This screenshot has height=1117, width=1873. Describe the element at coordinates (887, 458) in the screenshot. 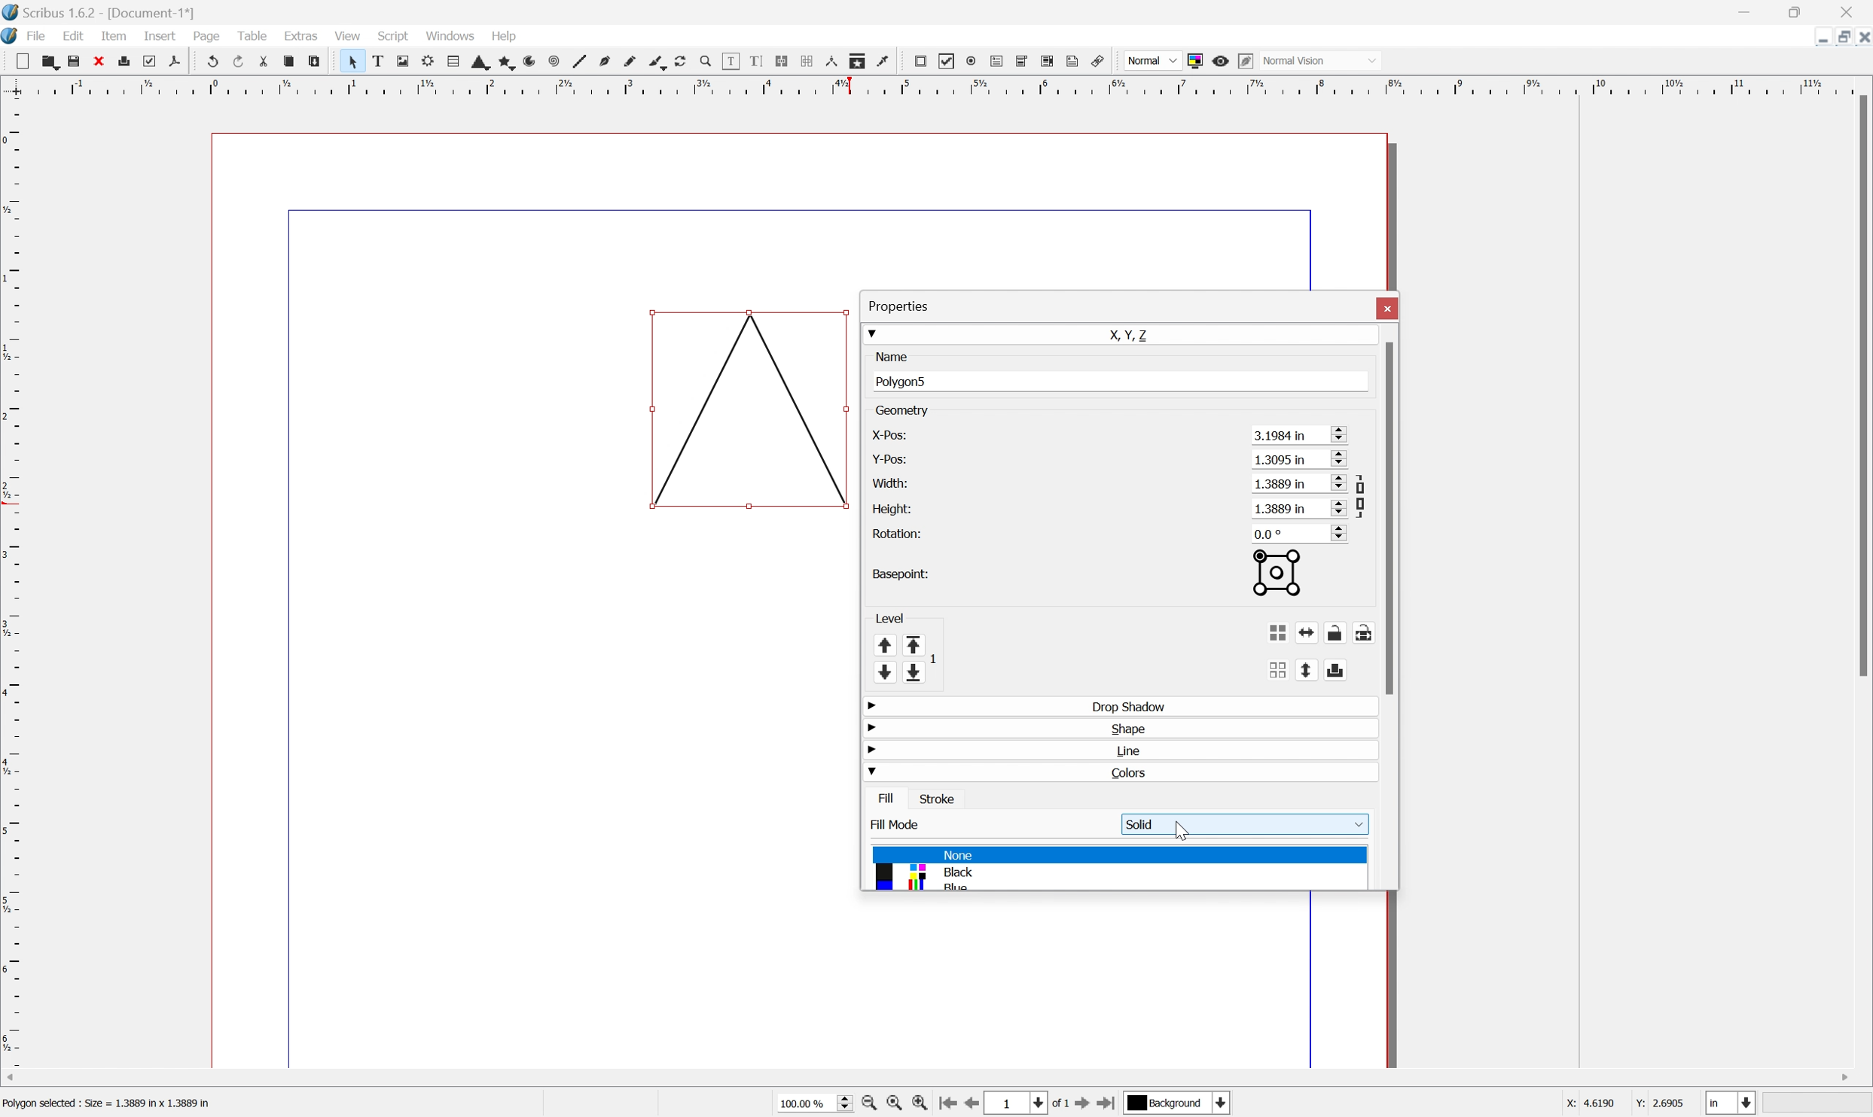

I see `Y-pos` at that location.